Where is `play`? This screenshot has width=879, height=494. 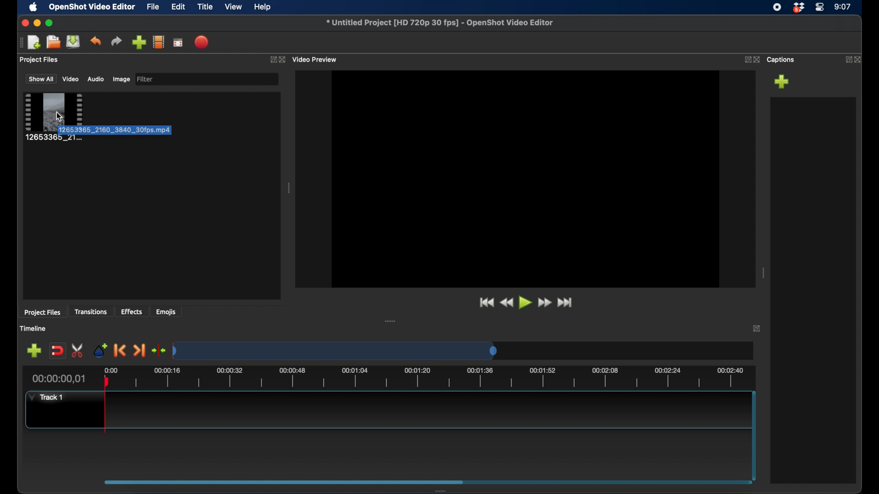 play is located at coordinates (525, 302).